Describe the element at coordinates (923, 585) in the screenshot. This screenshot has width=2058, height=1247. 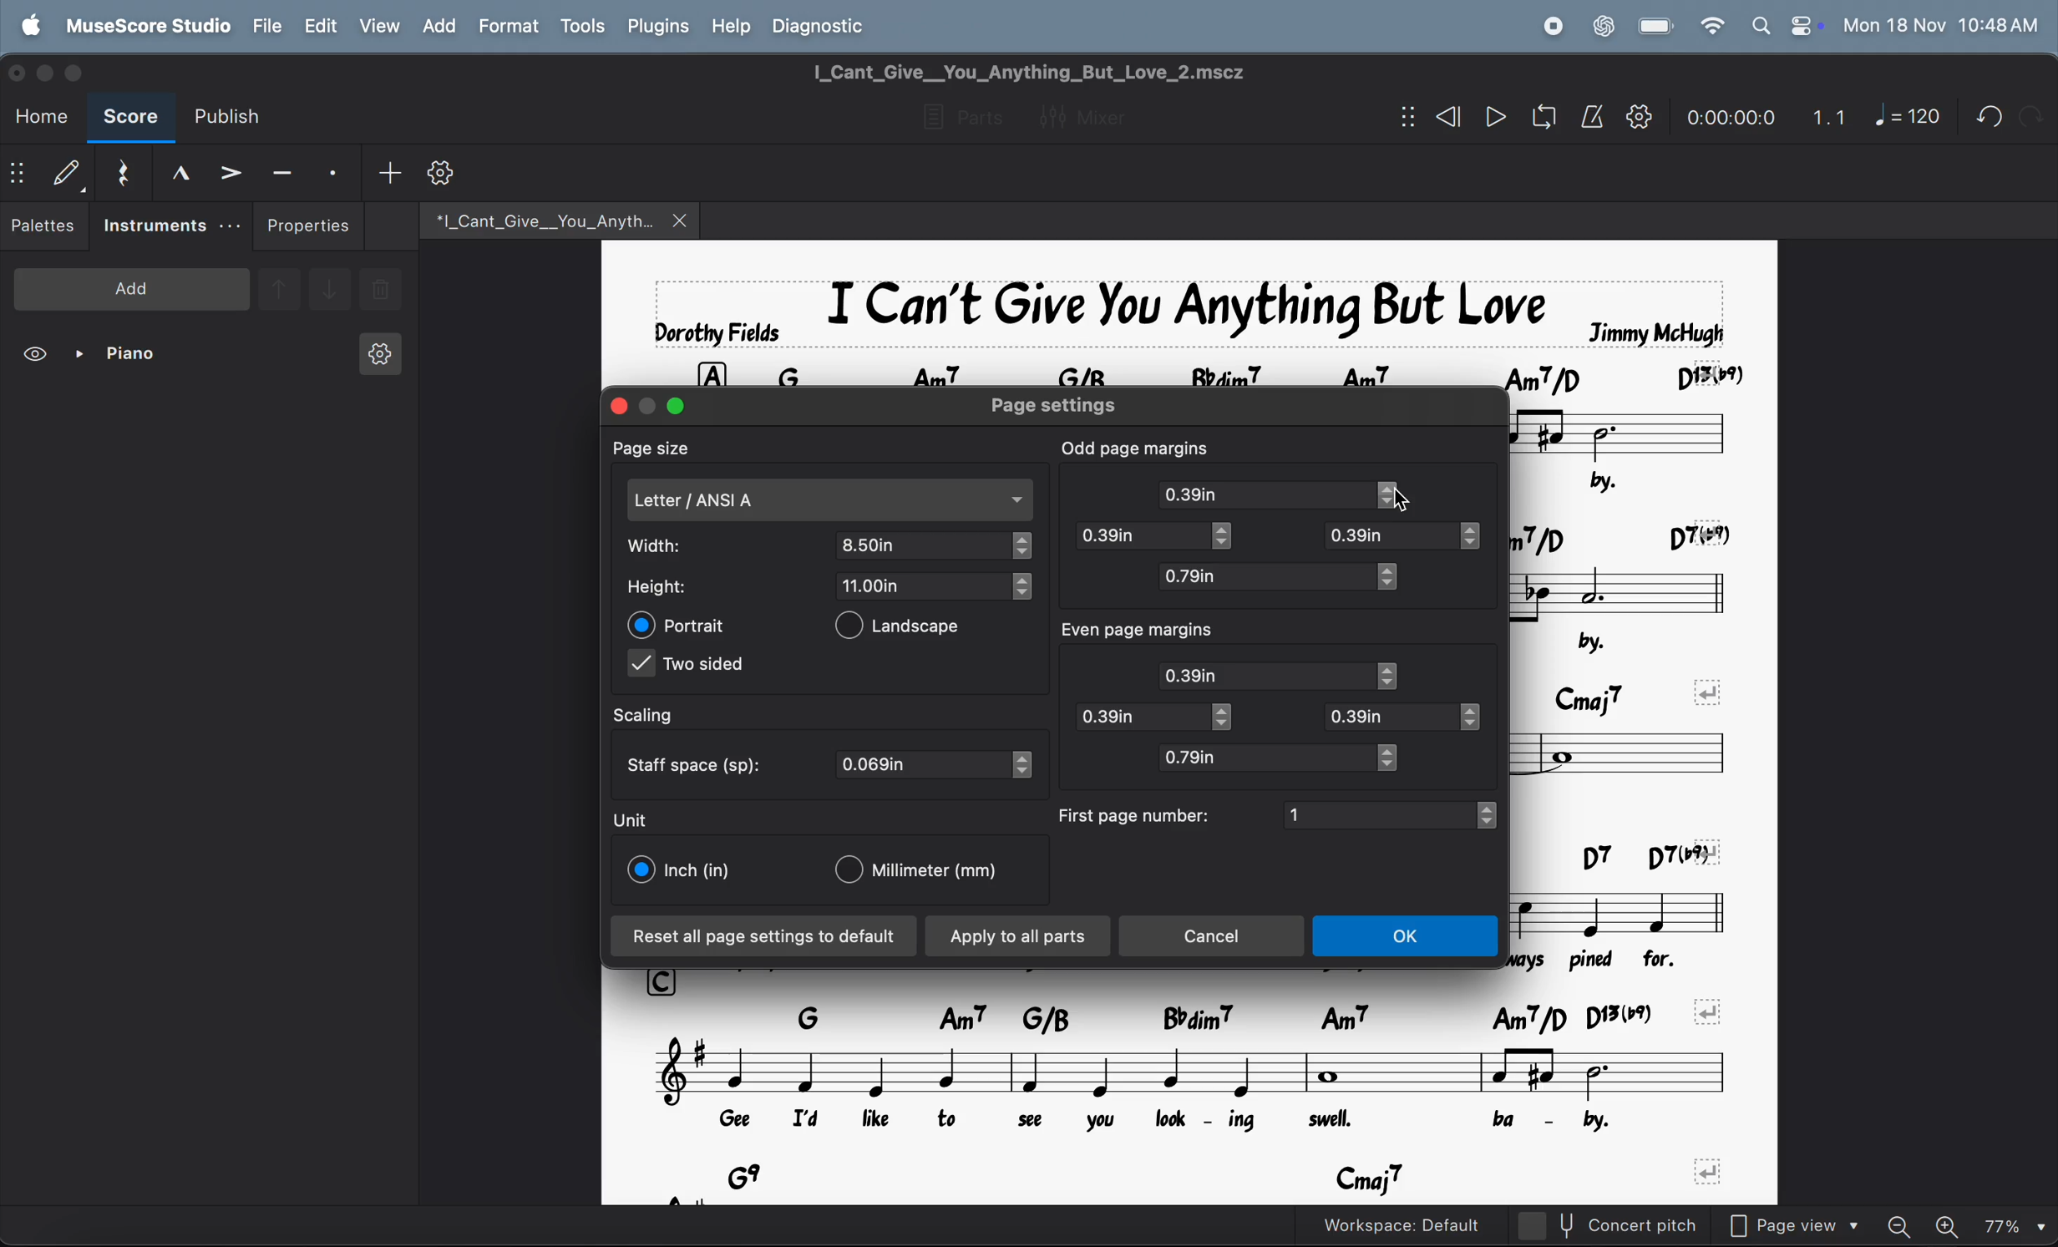
I see `11.0in` at that location.